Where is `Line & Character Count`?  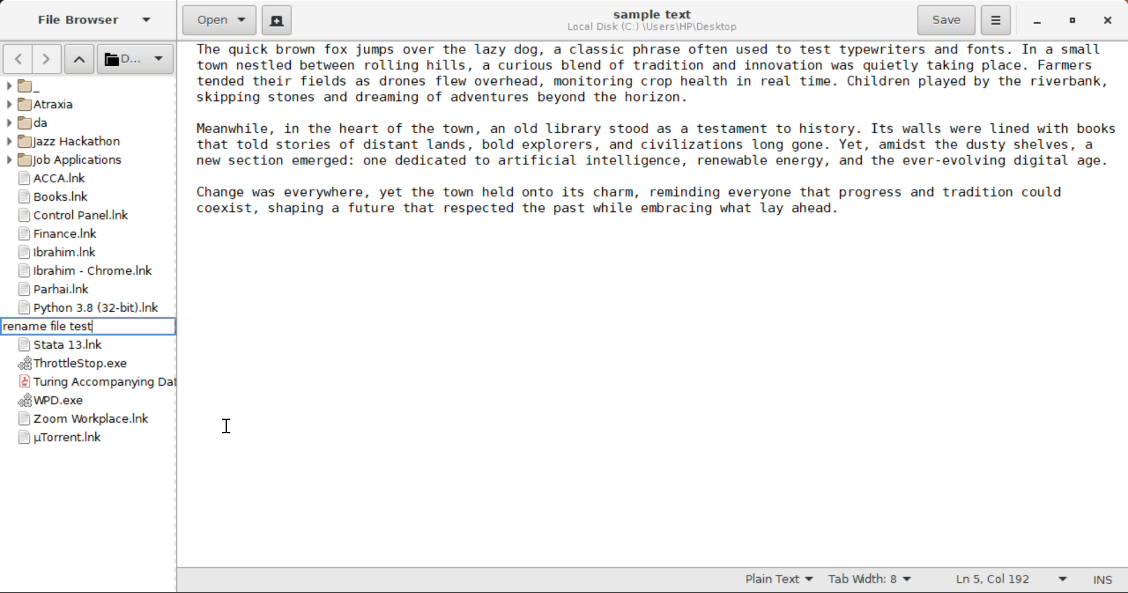 Line & Character Count is located at coordinates (1009, 581).